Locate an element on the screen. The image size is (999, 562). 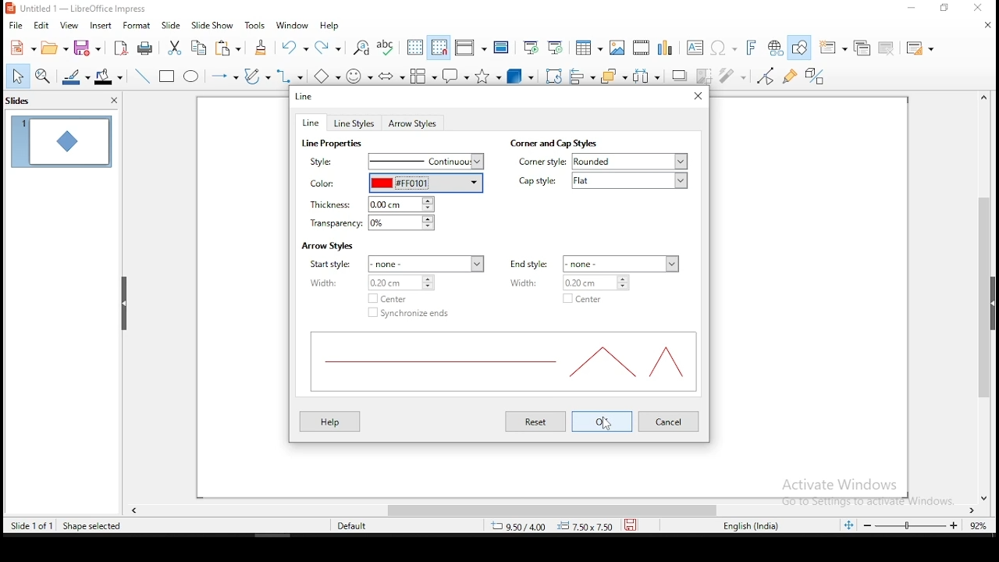
edit is located at coordinates (40, 25).